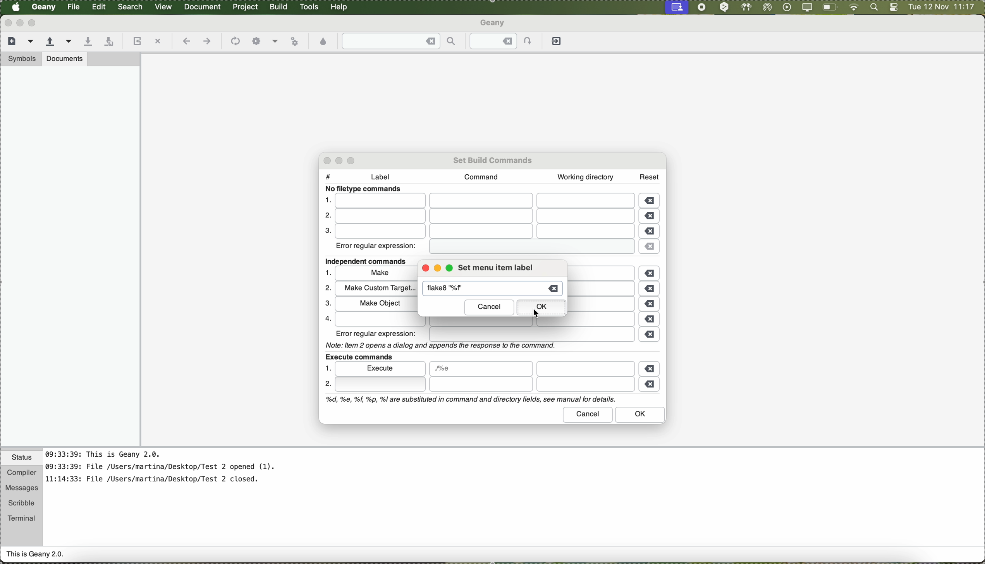 This screenshot has height=564, width=985. I want to click on file, so click(487, 322).